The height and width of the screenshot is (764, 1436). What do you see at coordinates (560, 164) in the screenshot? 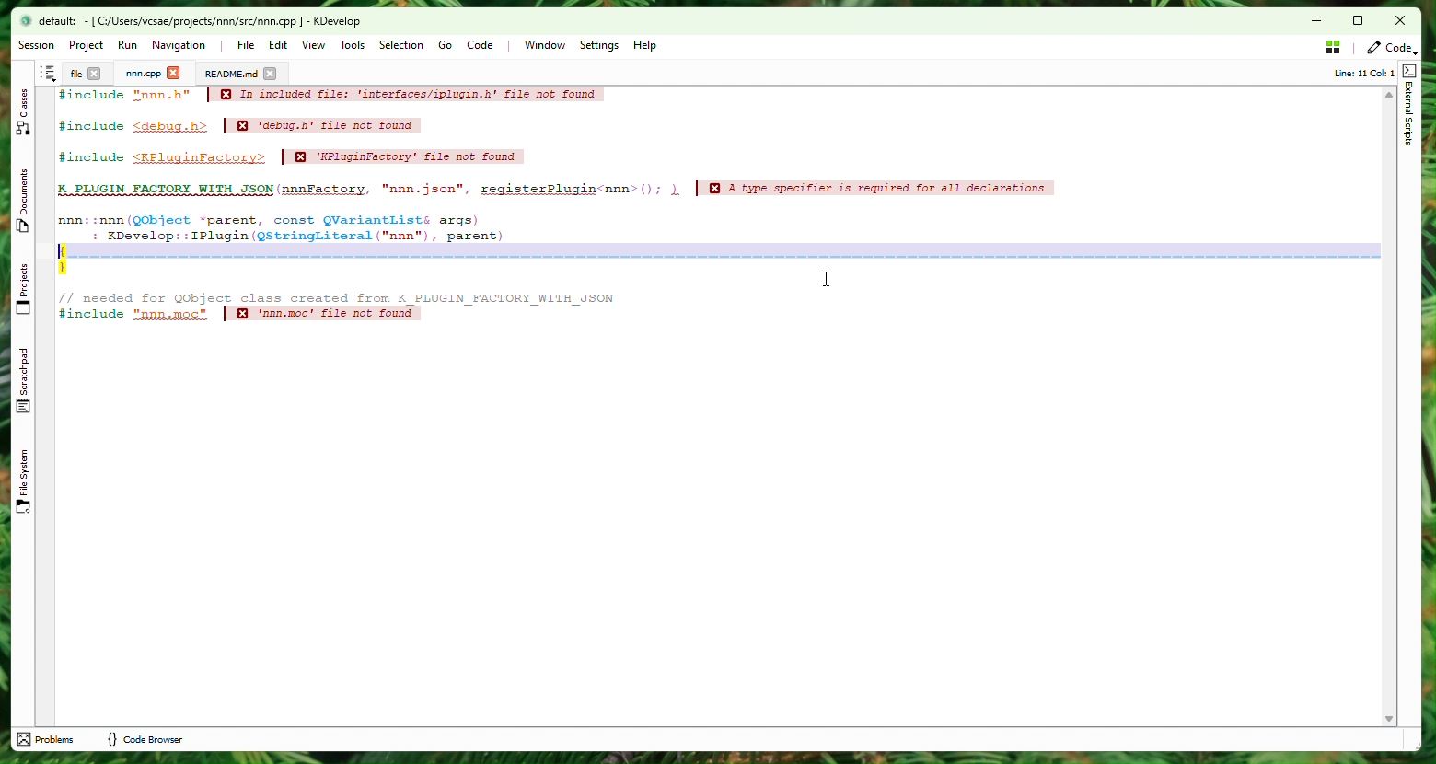
I see `Code` at bounding box center [560, 164].